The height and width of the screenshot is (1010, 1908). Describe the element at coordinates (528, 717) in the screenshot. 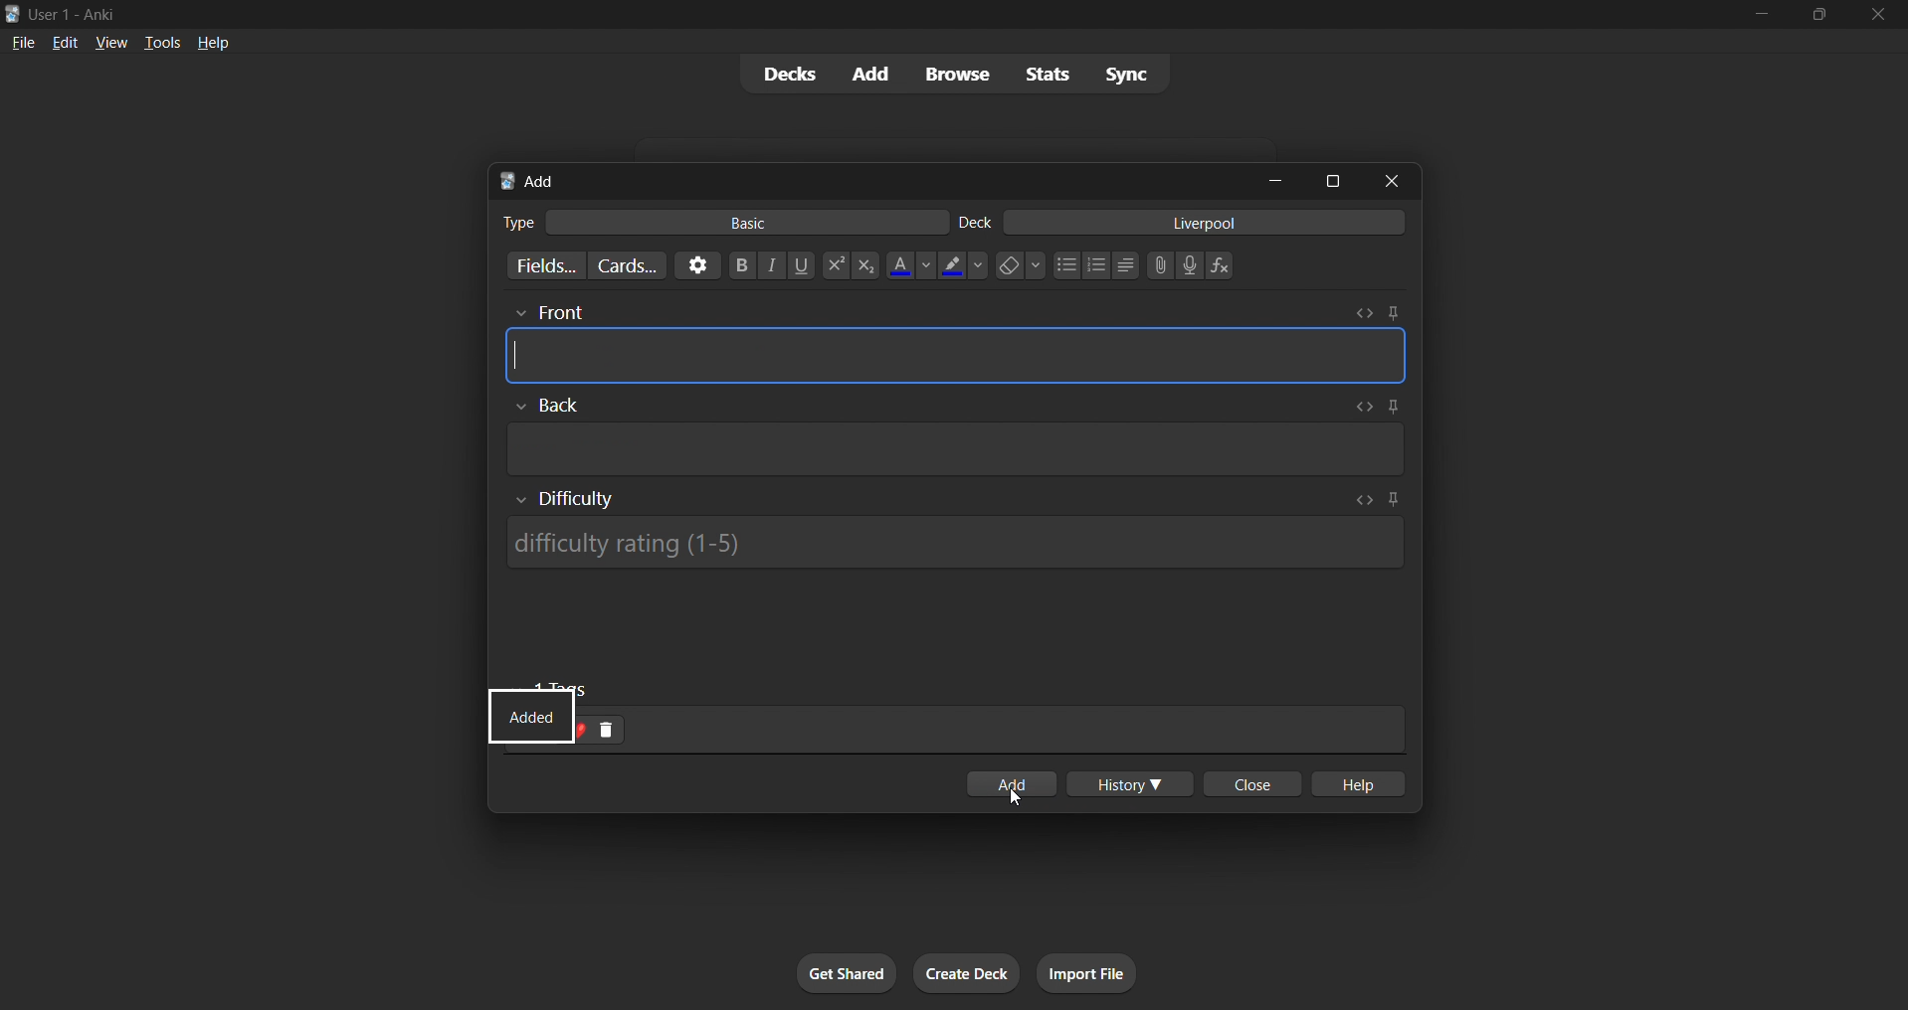

I see `status update` at that location.